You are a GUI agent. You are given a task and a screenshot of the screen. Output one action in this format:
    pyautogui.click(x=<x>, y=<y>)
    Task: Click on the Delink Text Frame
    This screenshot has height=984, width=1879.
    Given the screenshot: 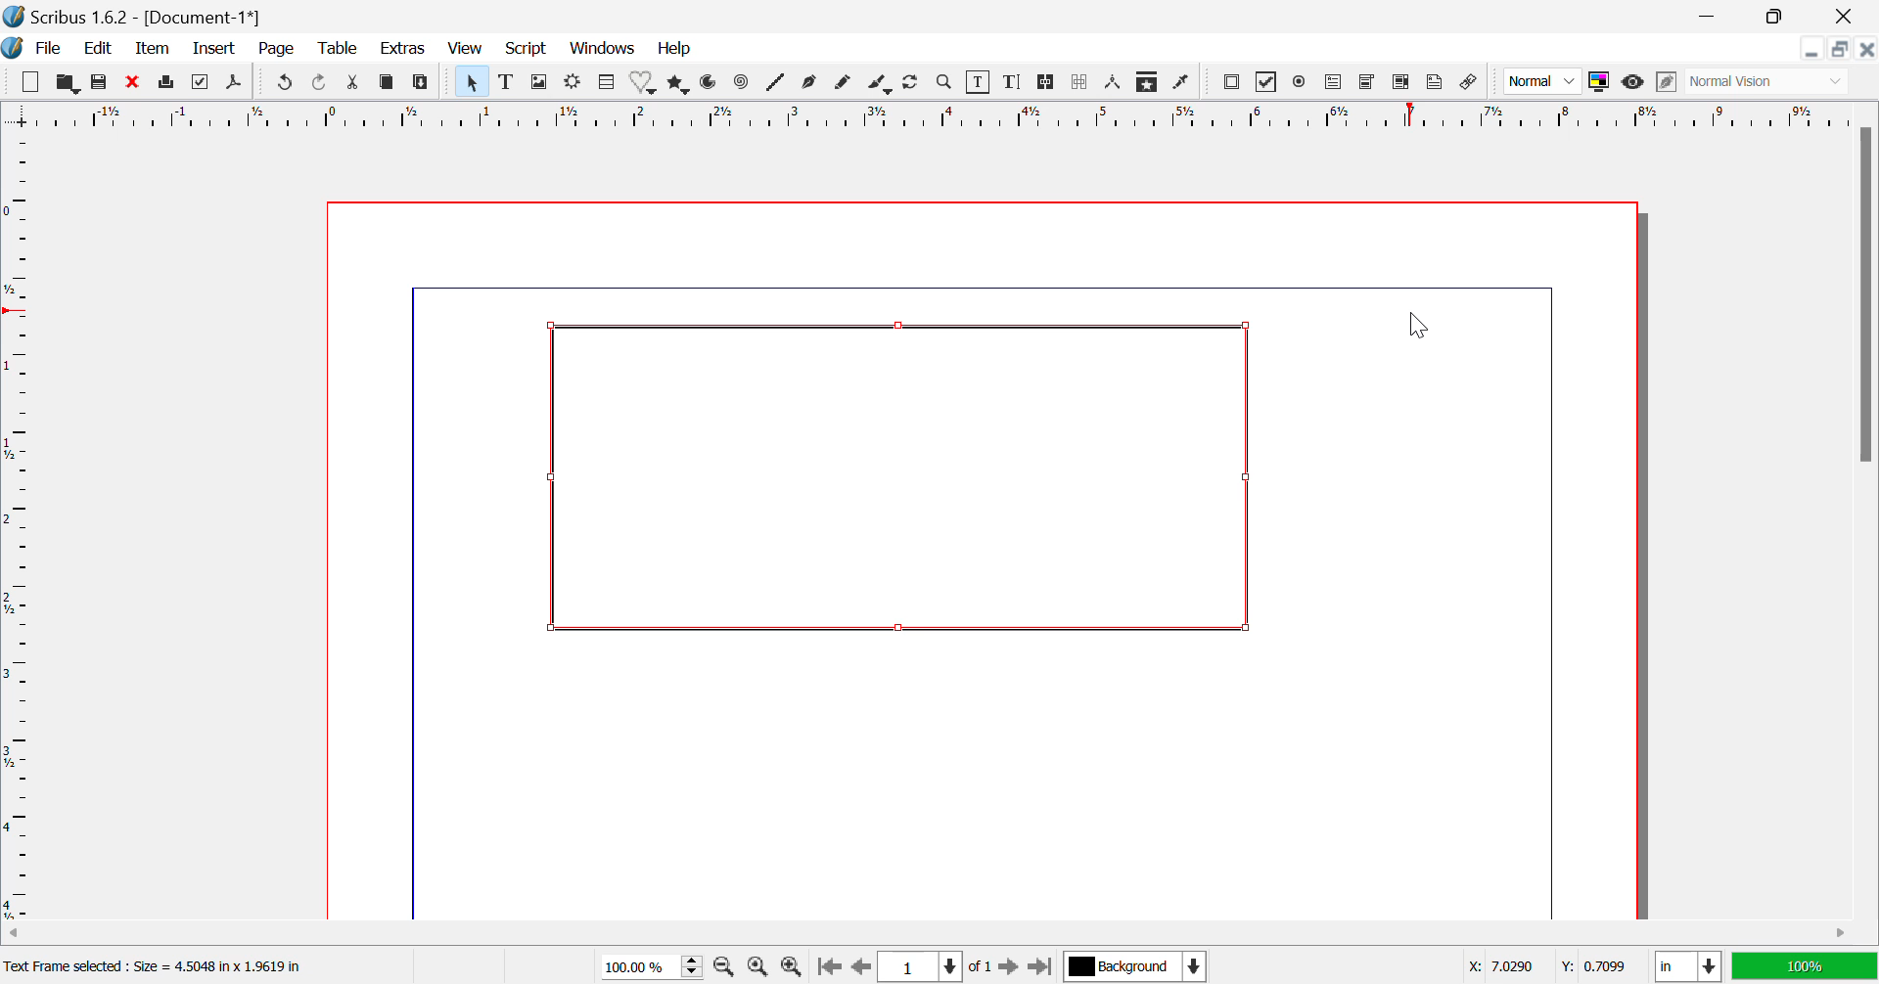 What is the action you would take?
    pyautogui.click(x=1079, y=84)
    